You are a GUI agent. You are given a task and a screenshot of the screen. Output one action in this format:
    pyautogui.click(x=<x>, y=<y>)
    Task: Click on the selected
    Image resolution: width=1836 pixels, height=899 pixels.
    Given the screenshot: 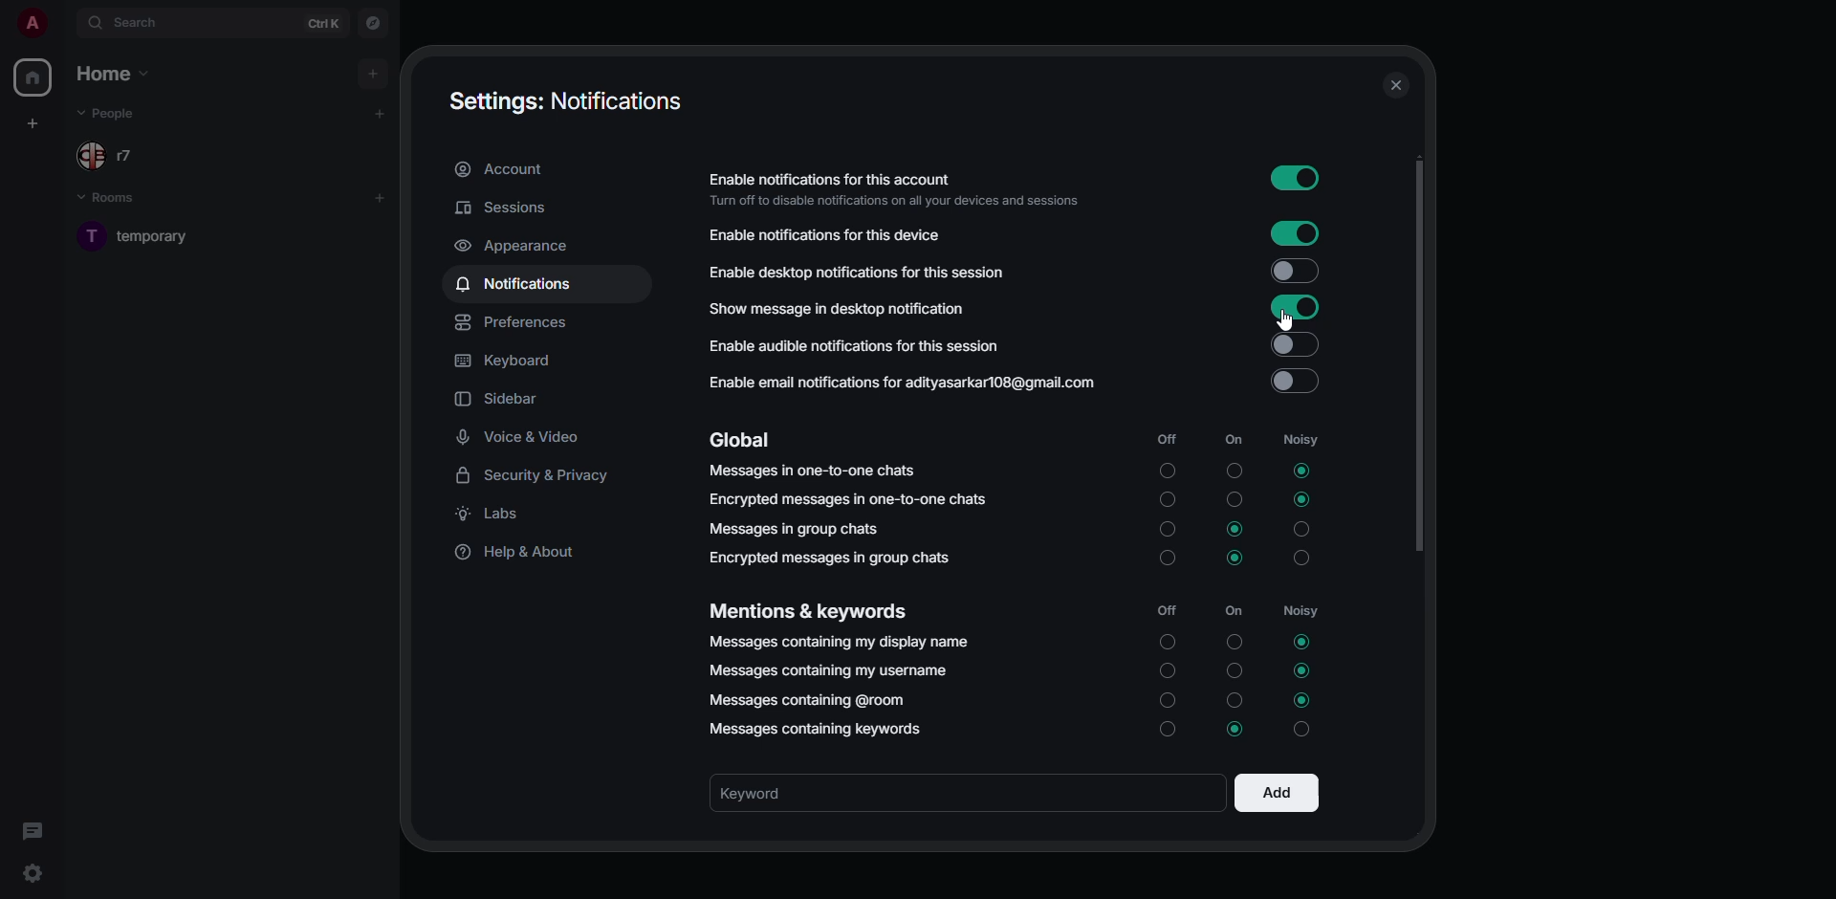 What is the action you would take?
    pyautogui.click(x=1302, y=499)
    